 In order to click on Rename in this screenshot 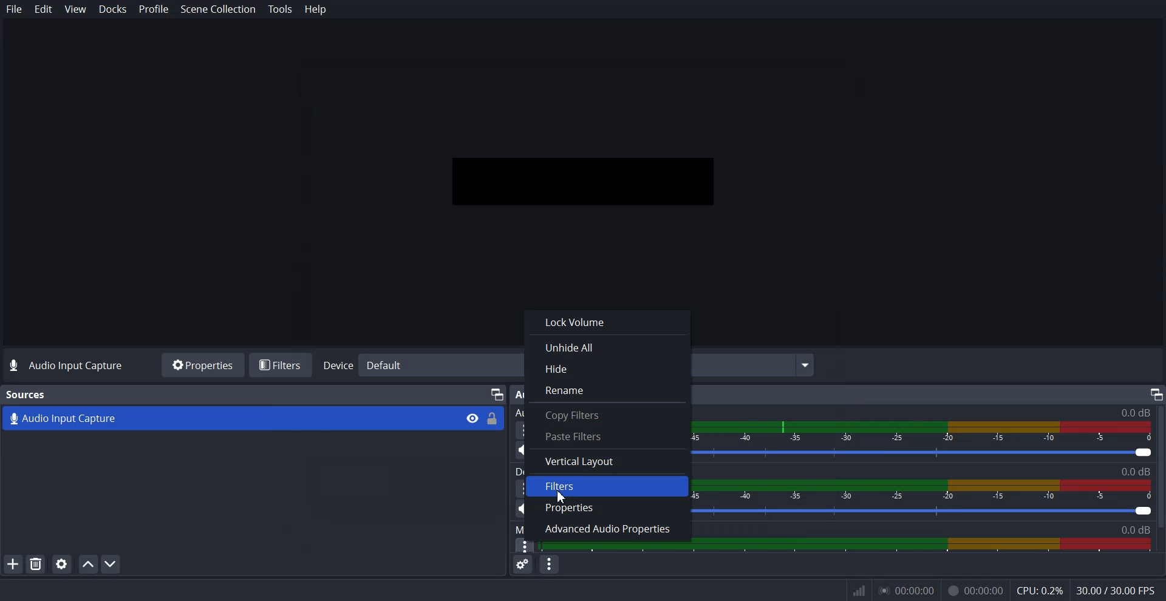, I will do `click(614, 390)`.